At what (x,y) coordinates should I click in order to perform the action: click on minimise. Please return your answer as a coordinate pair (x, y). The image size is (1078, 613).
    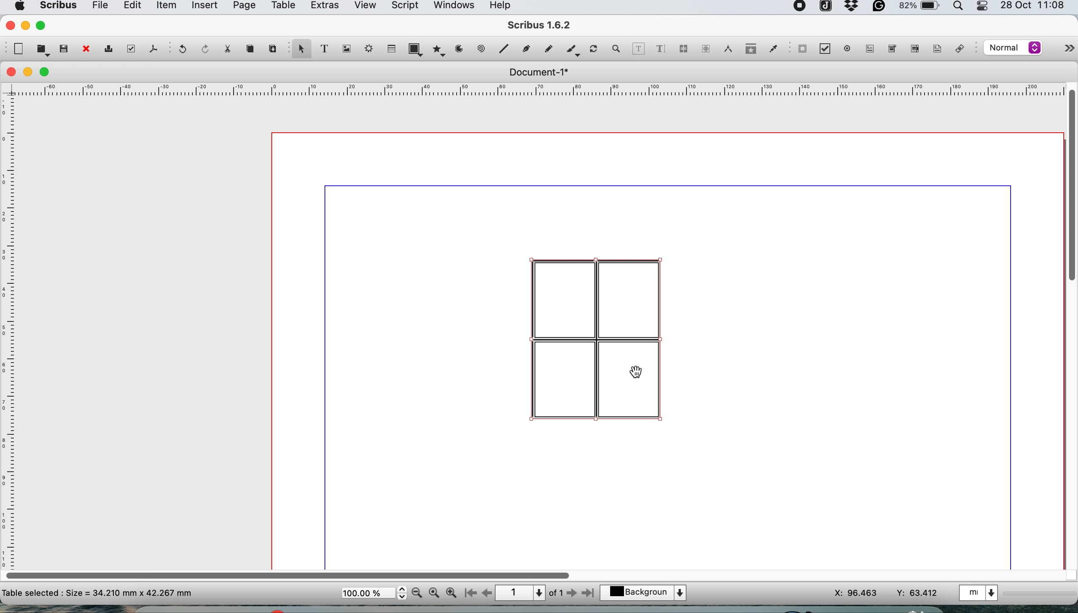
    Looking at the image, I should click on (29, 72).